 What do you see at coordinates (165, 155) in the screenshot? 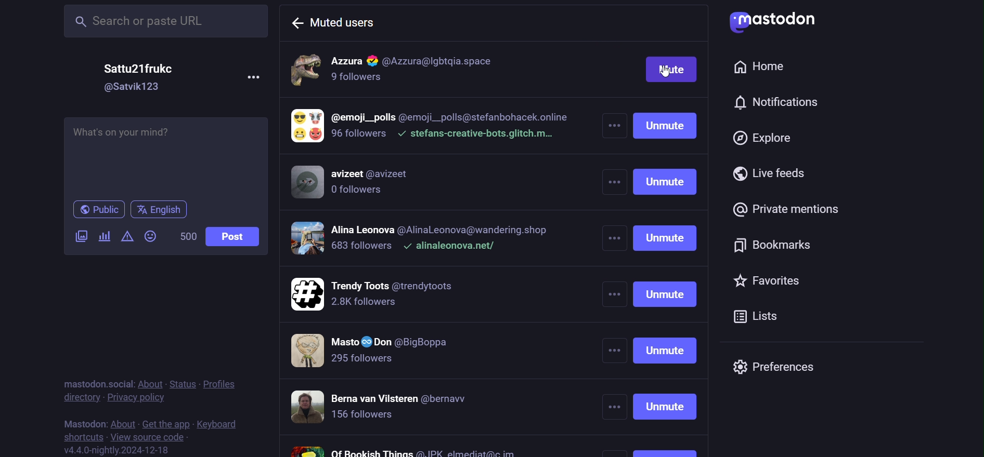
I see `post here` at bounding box center [165, 155].